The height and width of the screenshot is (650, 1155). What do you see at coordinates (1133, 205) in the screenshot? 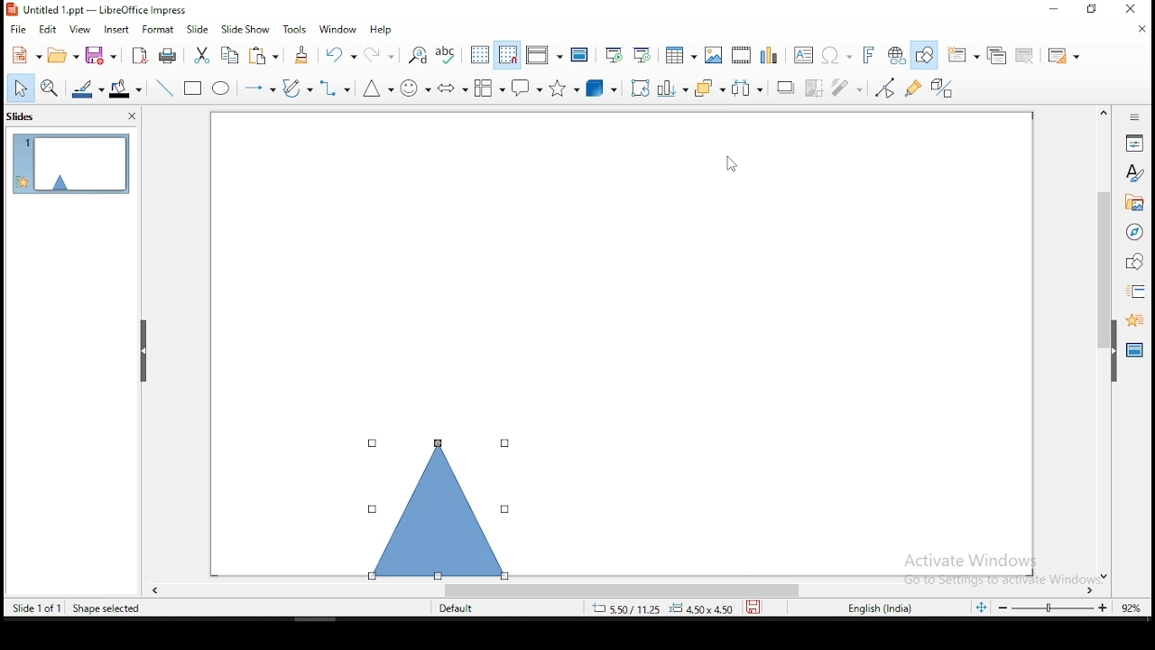
I see `gallery` at bounding box center [1133, 205].